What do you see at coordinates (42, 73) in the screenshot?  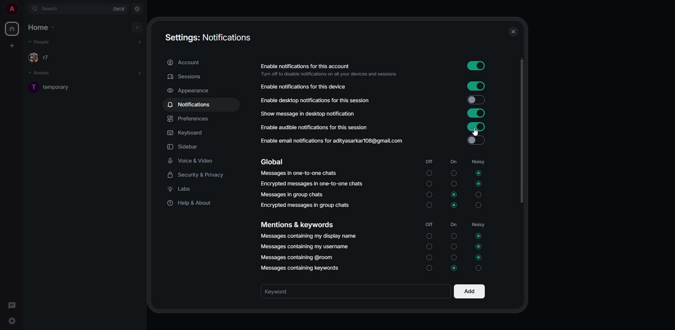 I see `rooms` at bounding box center [42, 73].